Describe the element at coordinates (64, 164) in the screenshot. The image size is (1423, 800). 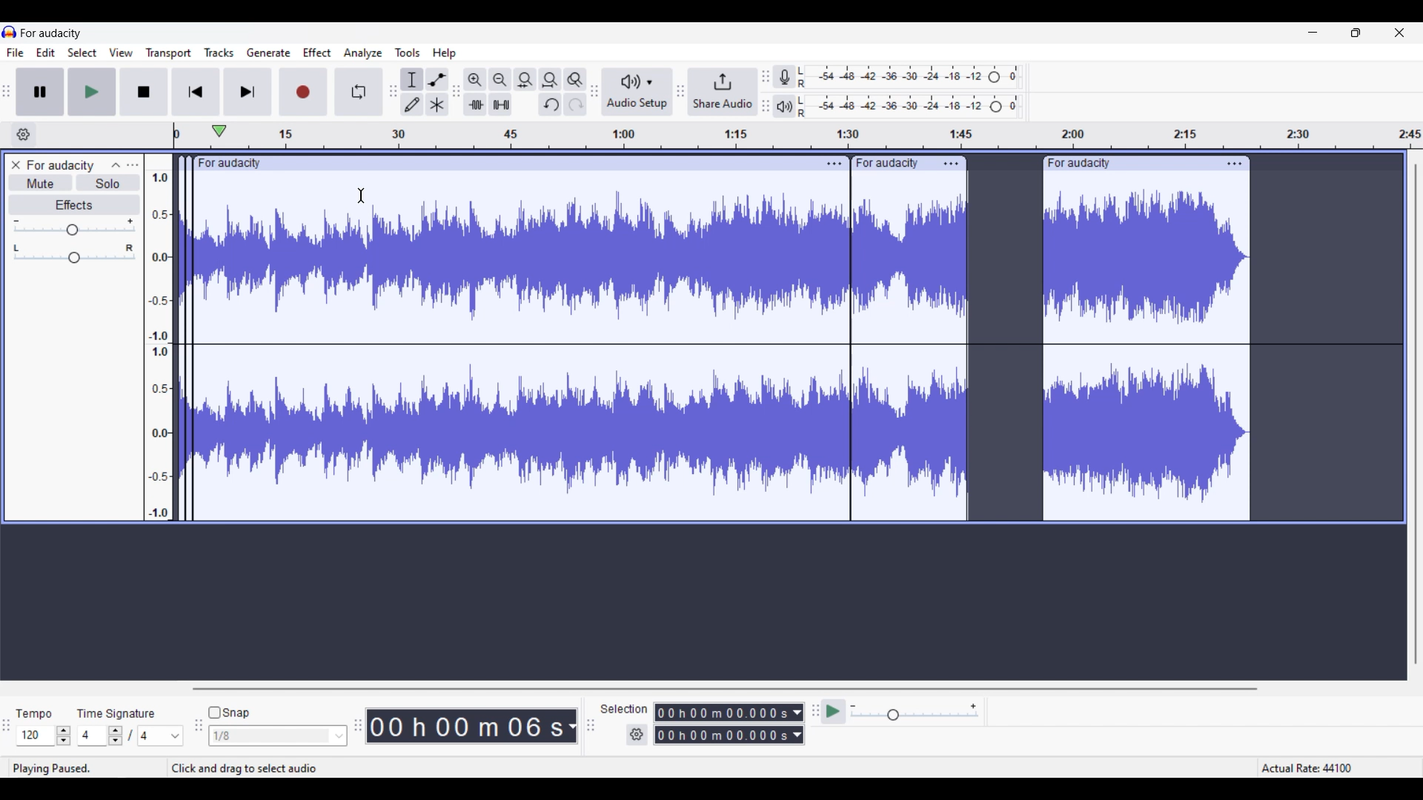
I see `For audacity` at that location.